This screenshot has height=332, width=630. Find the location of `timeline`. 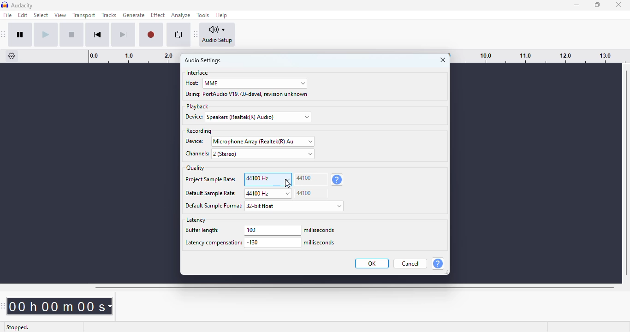

timeline is located at coordinates (540, 56).